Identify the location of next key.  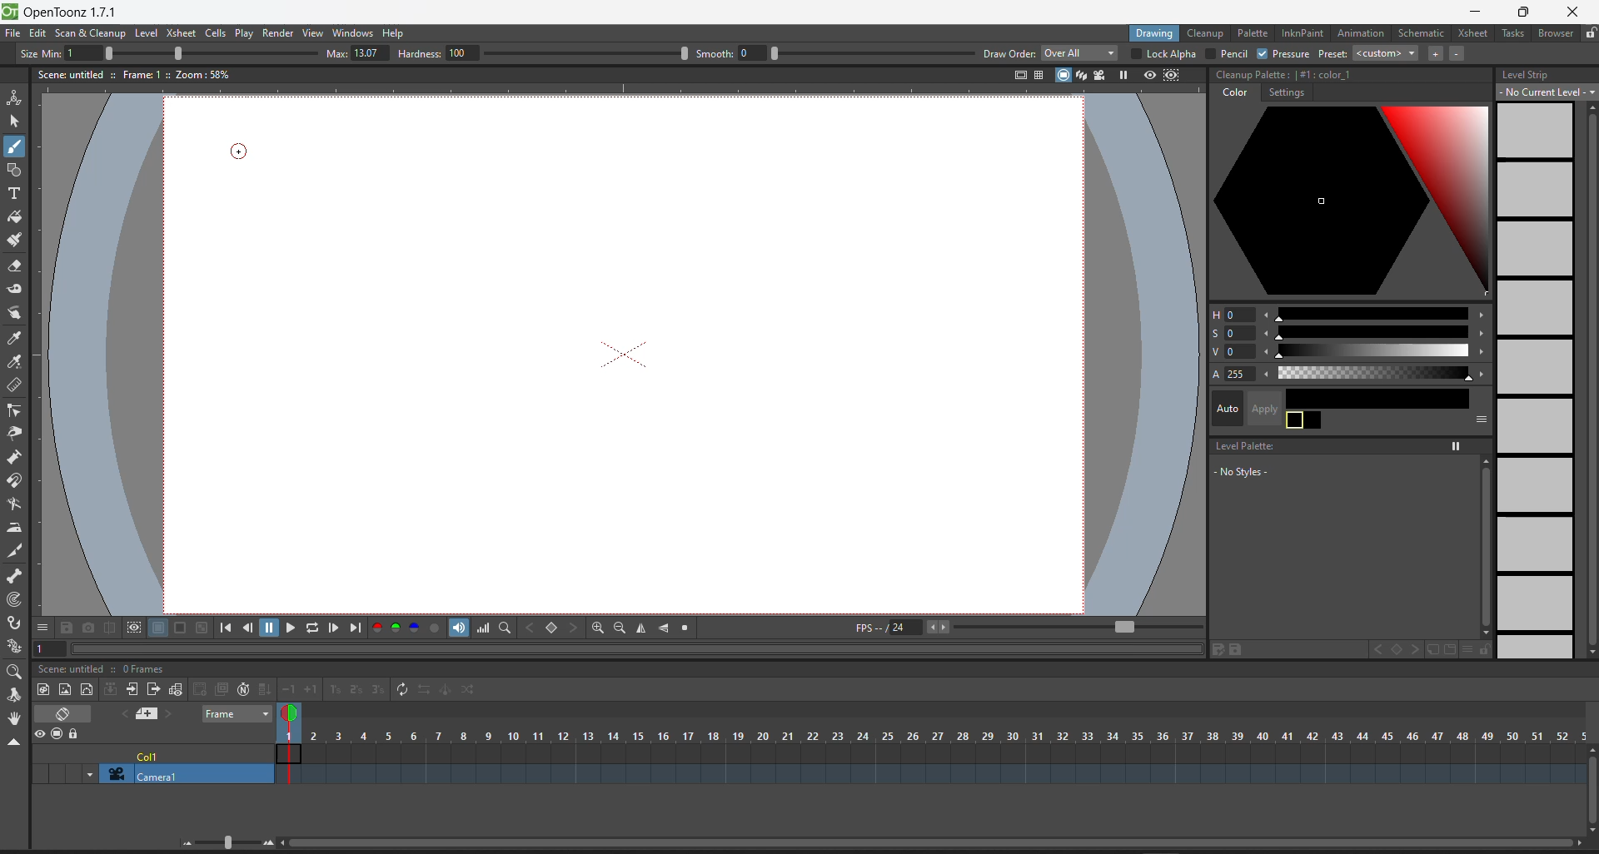
(575, 628).